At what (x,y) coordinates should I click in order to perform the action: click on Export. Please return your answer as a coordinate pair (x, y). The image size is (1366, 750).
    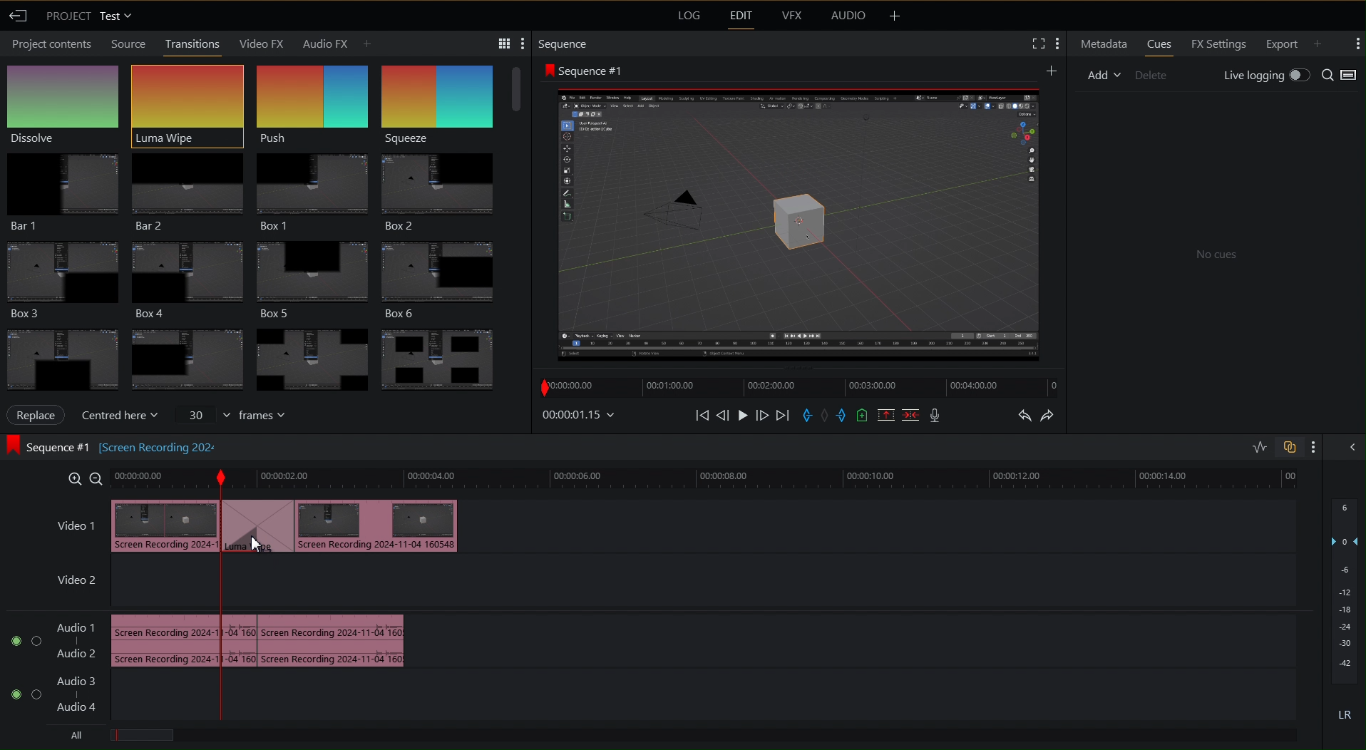
    Looking at the image, I should click on (1282, 44).